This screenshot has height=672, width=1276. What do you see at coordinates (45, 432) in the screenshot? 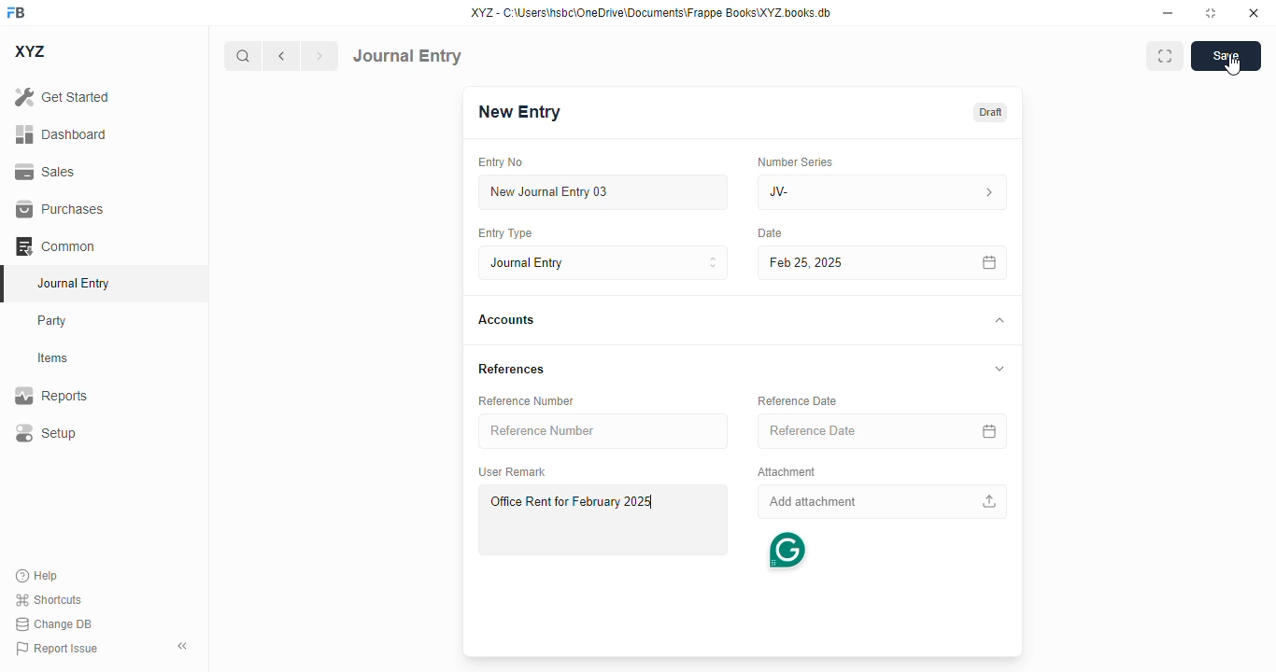
I see `setup` at bounding box center [45, 432].